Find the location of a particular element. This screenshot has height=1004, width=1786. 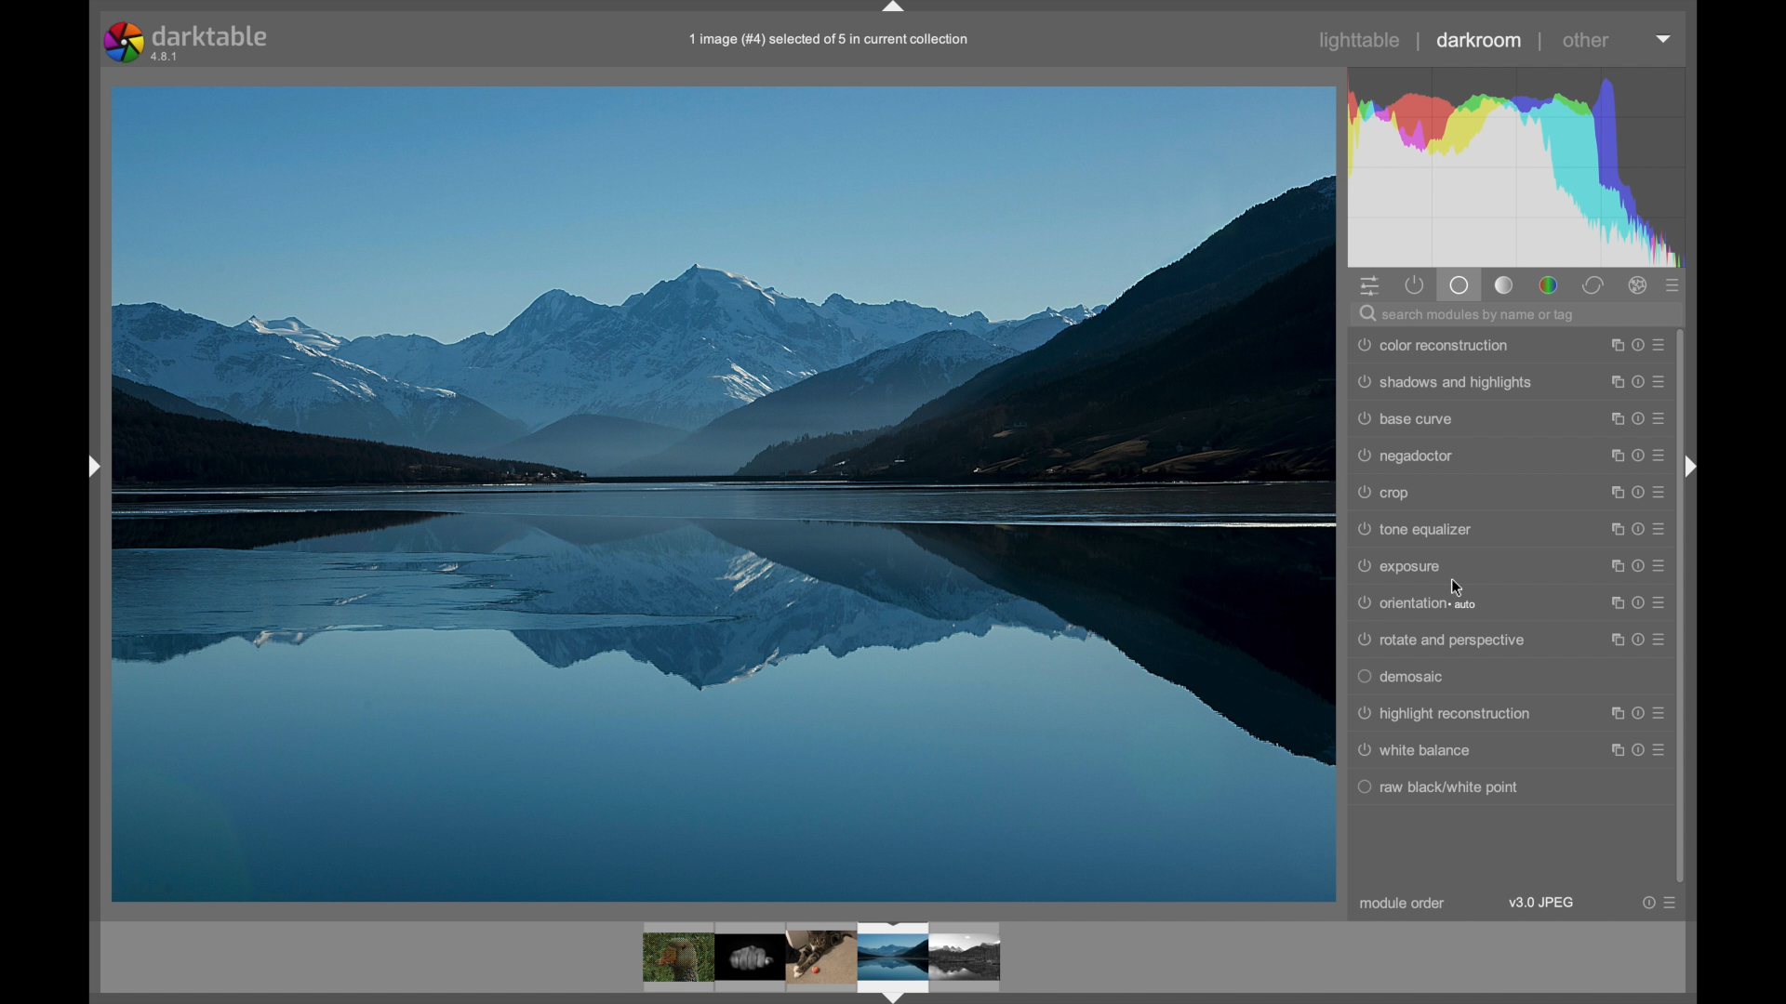

negadoctor is located at coordinates (1406, 456).